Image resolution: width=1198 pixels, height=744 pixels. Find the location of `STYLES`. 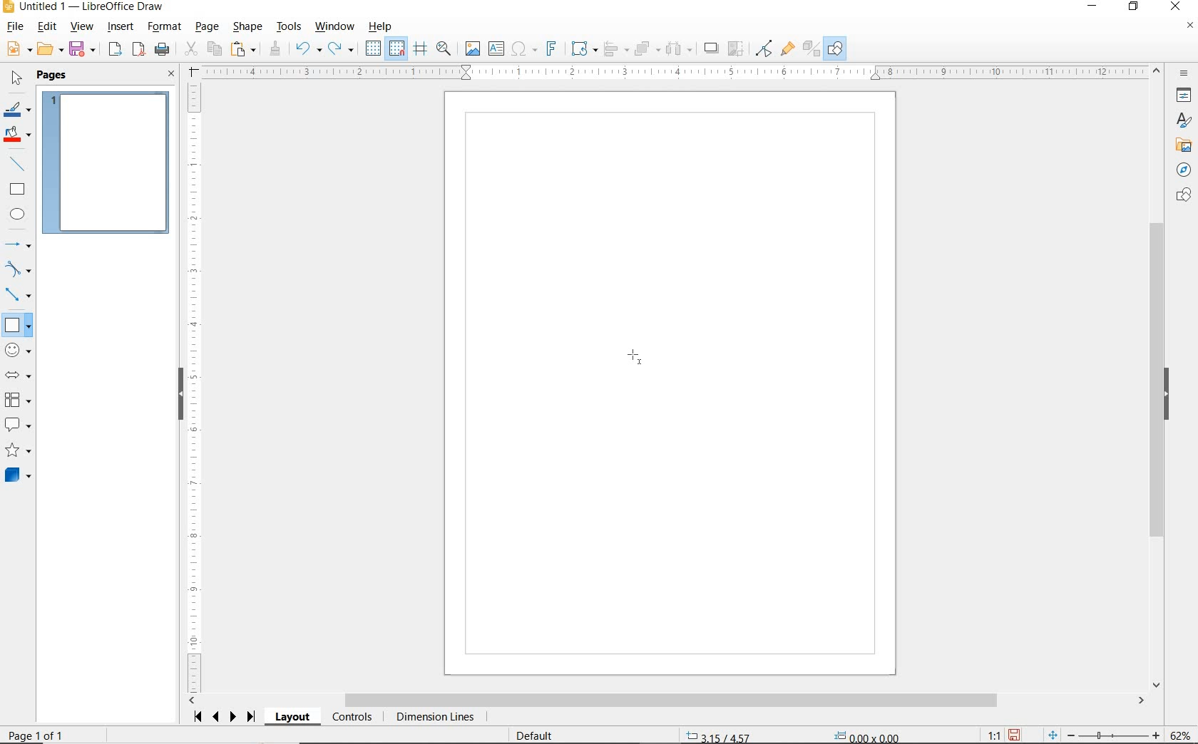

STYLES is located at coordinates (1180, 120).